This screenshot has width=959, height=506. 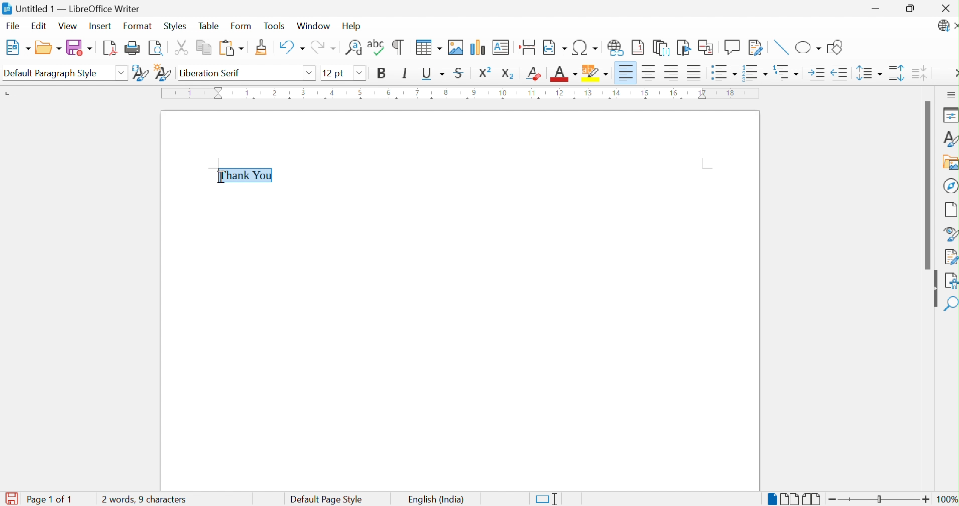 I want to click on Insert Chart, so click(x=477, y=47).